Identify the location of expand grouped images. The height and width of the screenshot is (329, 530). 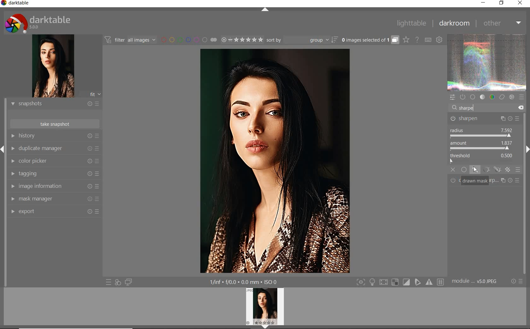
(370, 40).